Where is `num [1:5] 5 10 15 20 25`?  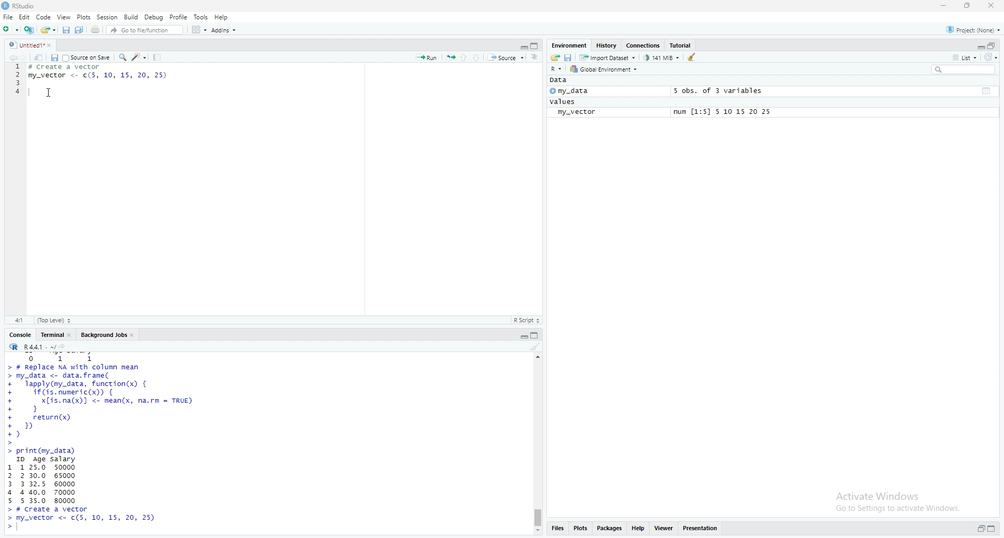
num [1:5] 5 10 15 20 25 is located at coordinates (724, 112).